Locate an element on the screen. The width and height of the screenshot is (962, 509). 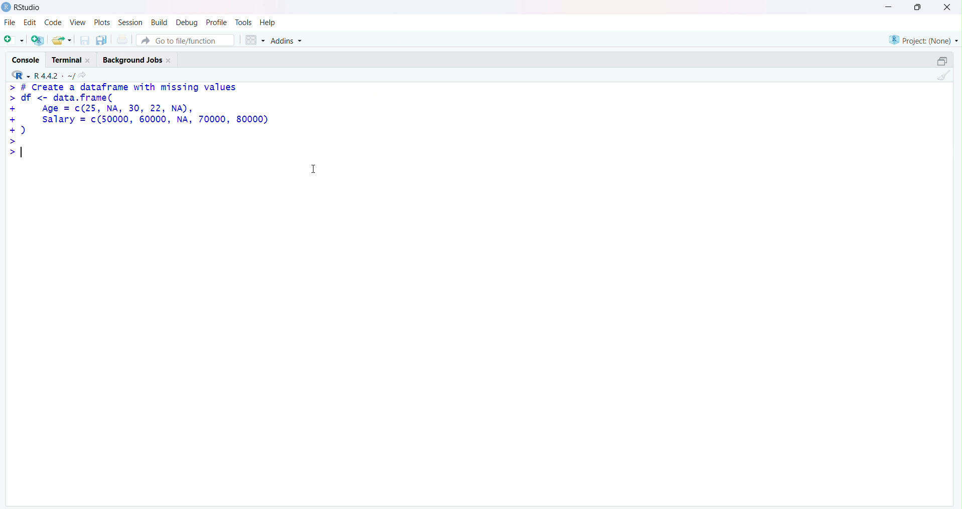
Background Jobs is located at coordinates (137, 59).